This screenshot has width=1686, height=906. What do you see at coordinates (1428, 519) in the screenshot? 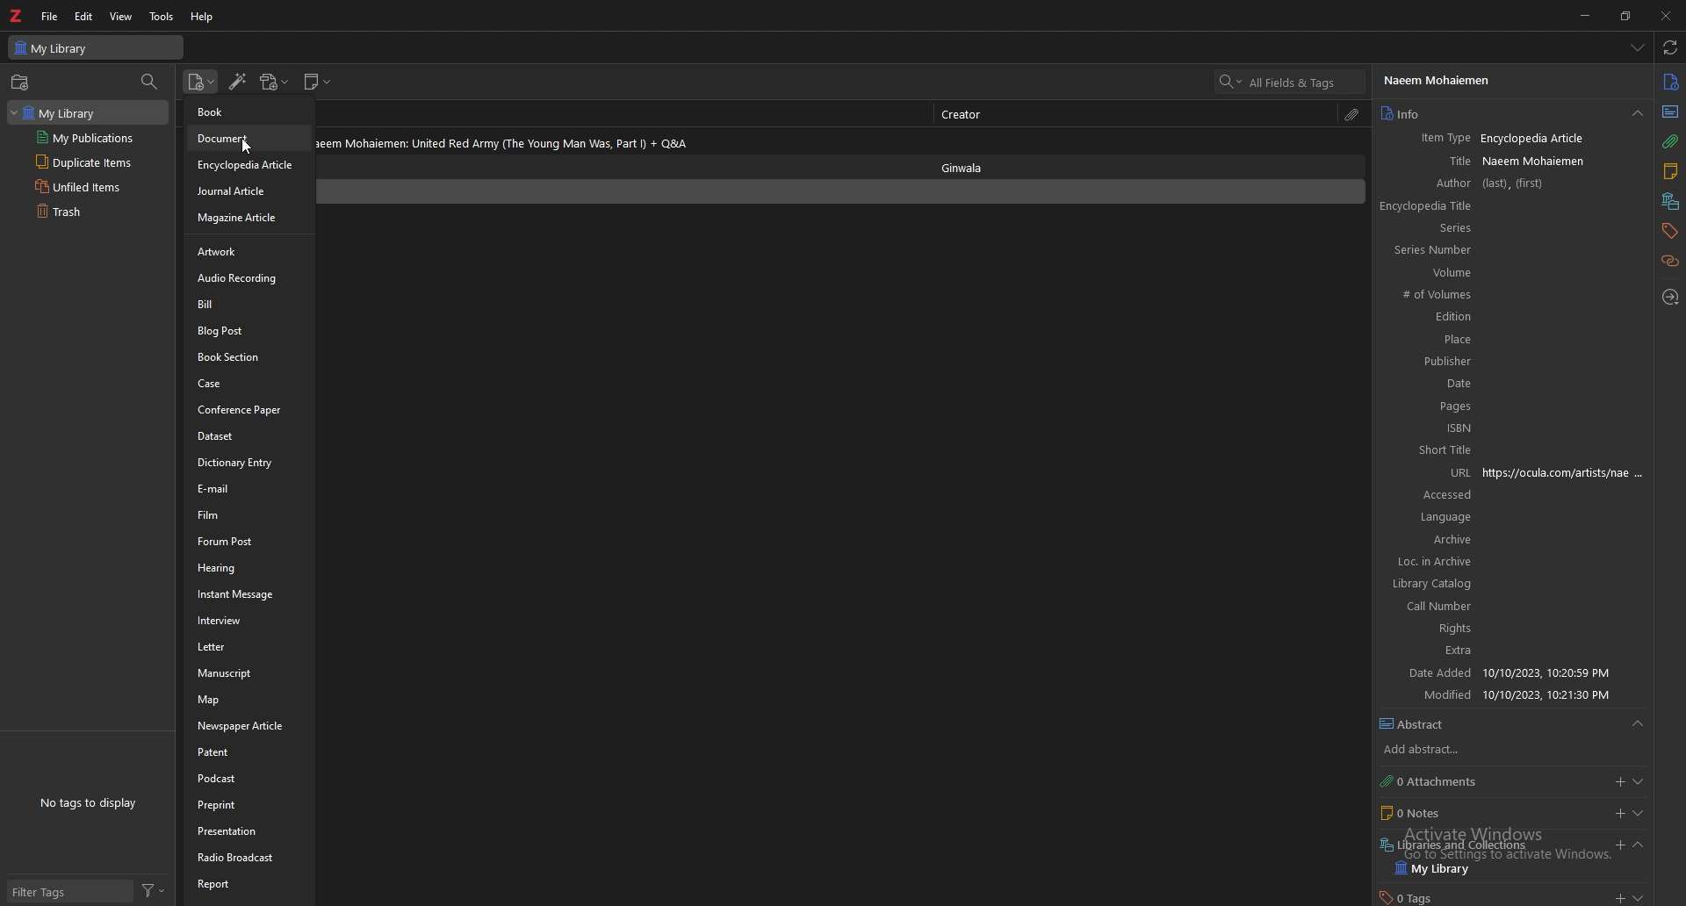
I see `language` at bounding box center [1428, 519].